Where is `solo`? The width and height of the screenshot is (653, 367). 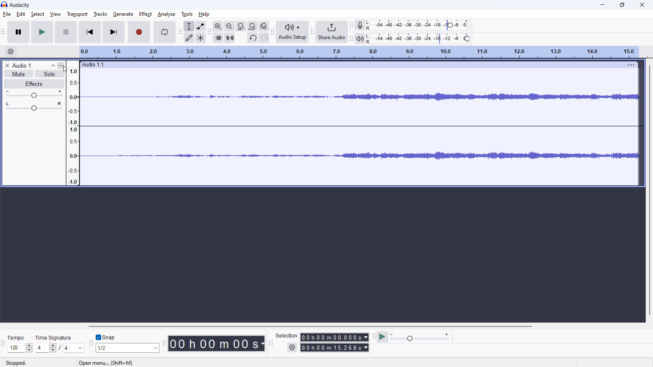
solo is located at coordinates (50, 73).